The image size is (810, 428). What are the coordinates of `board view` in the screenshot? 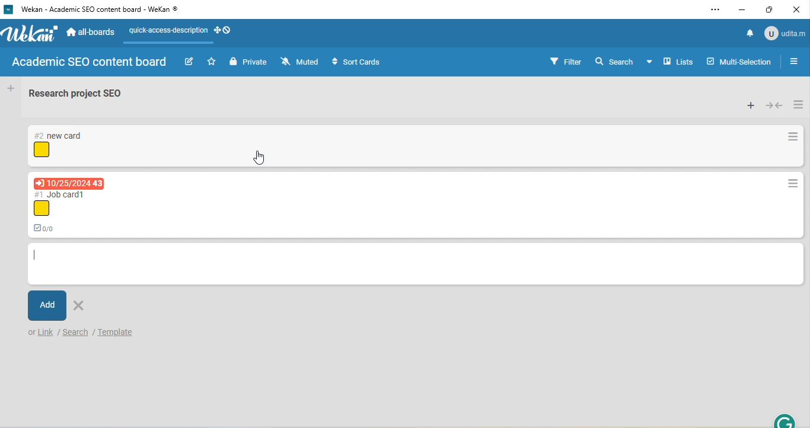 It's located at (671, 62).